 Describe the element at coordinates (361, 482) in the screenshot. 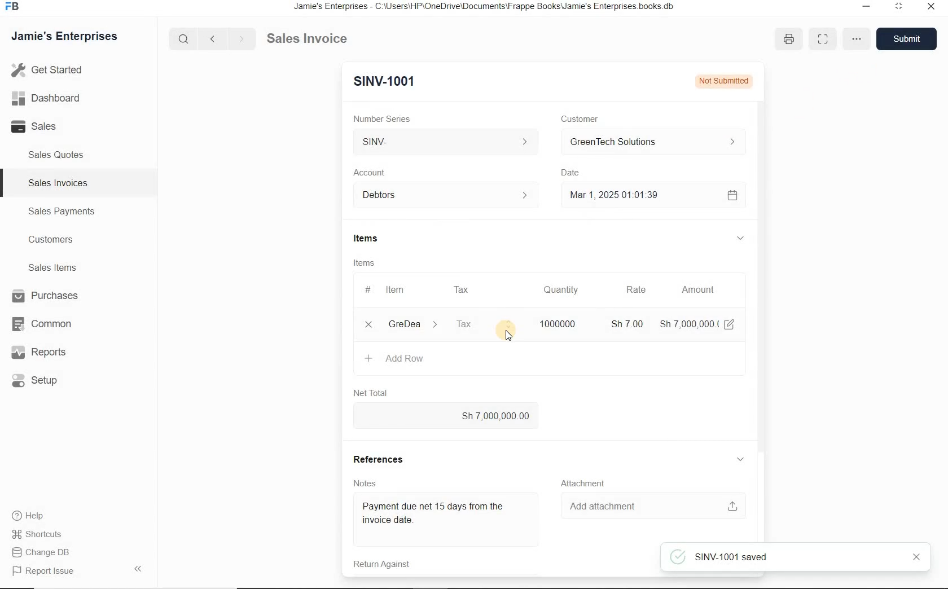

I see `Notes` at that location.